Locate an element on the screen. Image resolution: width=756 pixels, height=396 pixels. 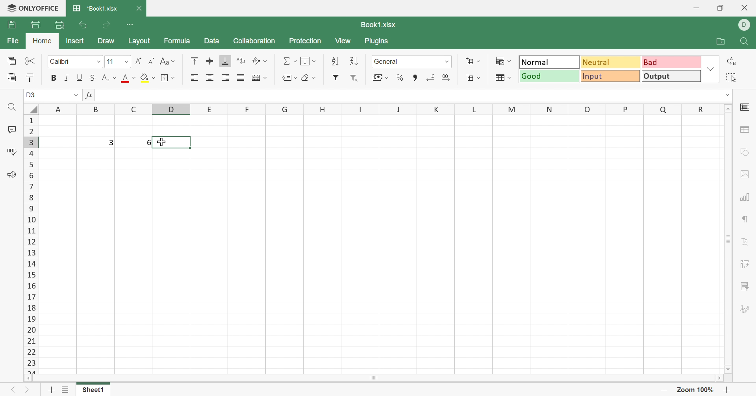
Cursor is located at coordinates (161, 141).